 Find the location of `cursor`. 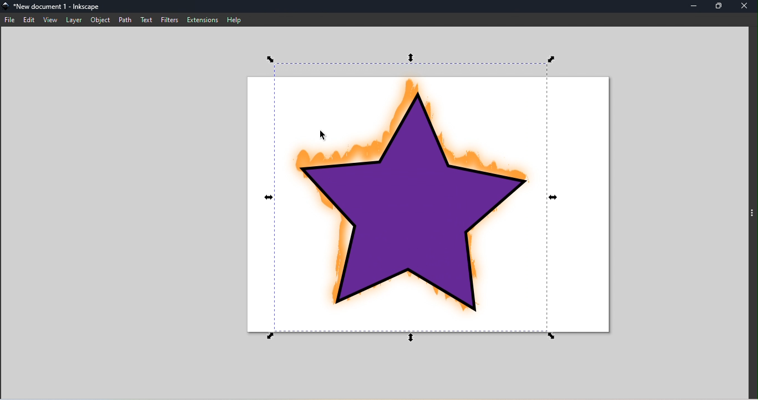

cursor is located at coordinates (319, 131).